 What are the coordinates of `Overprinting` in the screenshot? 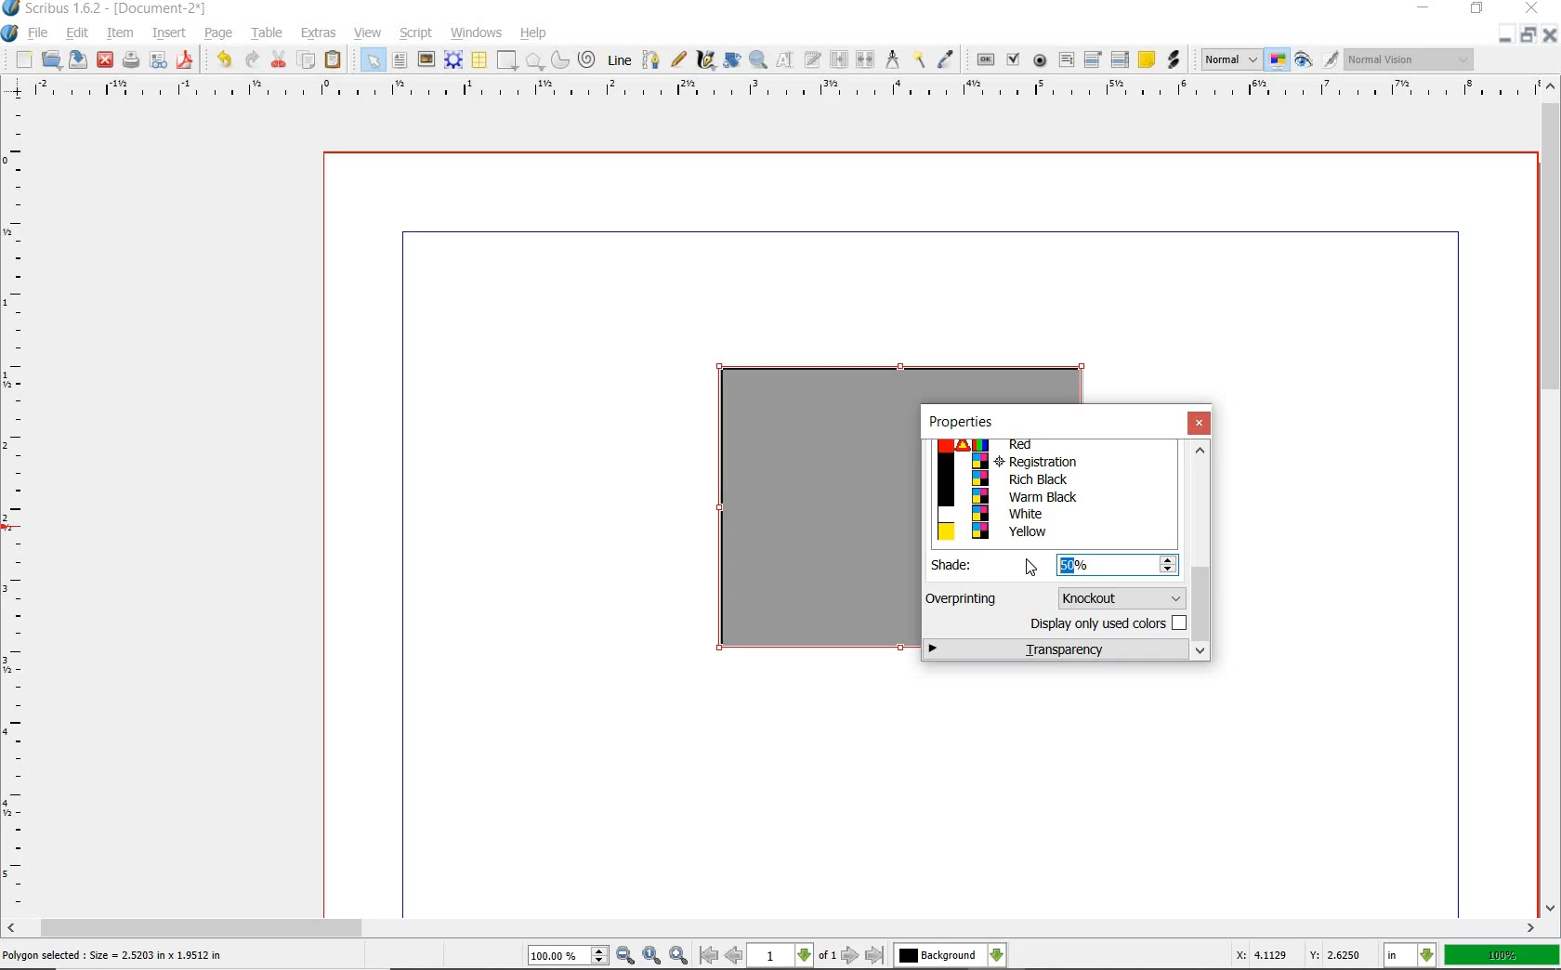 It's located at (964, 598).